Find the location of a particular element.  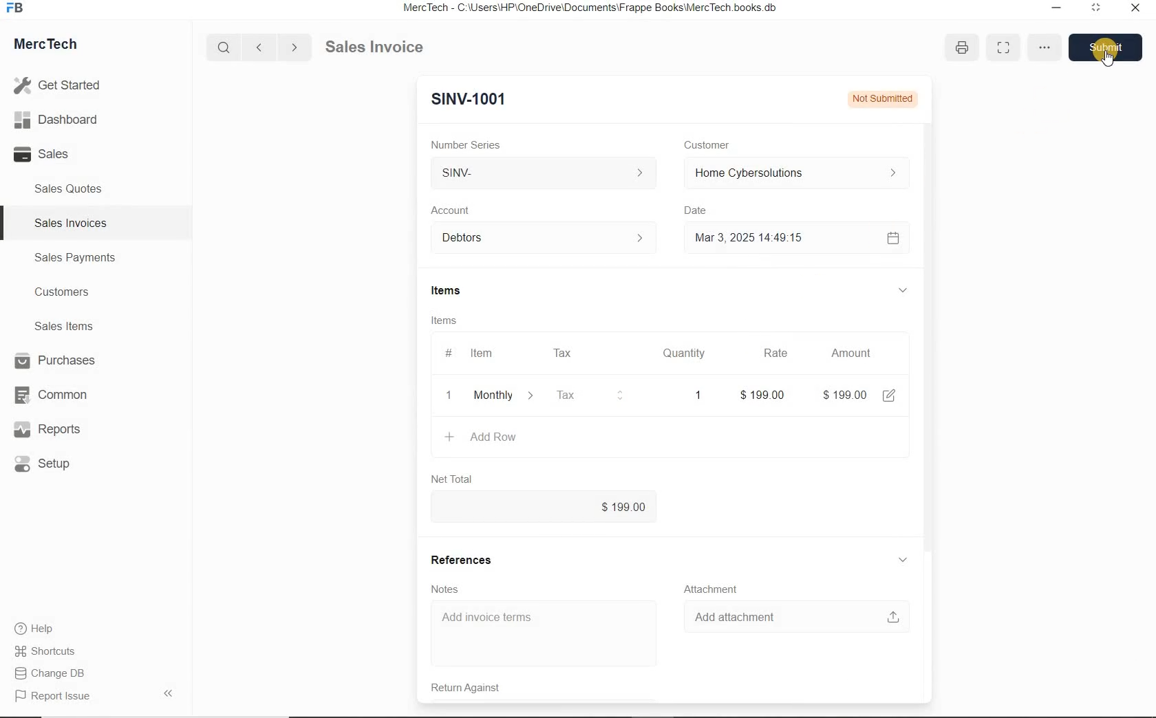

plus is located at coordinates (449, 435).